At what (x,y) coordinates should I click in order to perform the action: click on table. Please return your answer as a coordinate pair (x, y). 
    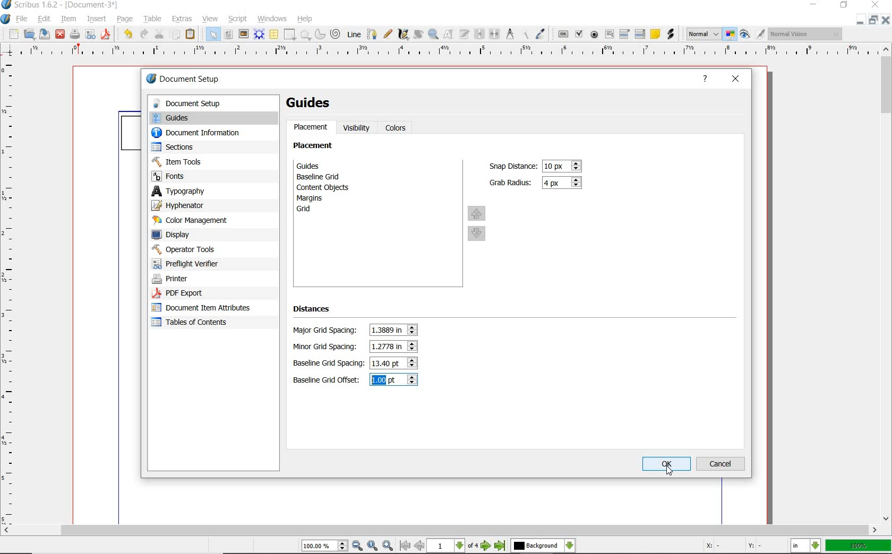
    Looking at the image, I should click on (274, 35).